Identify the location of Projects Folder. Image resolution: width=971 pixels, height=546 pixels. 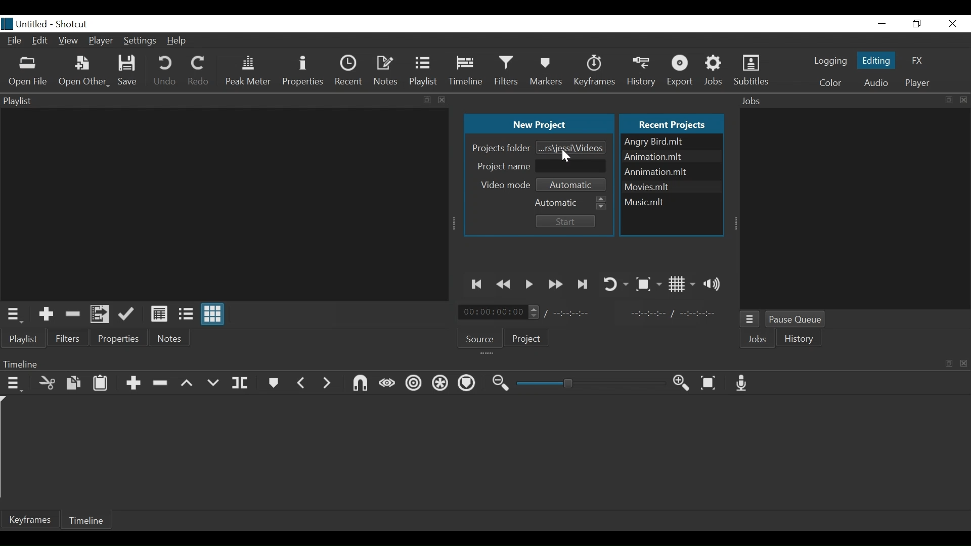
(500, 148).